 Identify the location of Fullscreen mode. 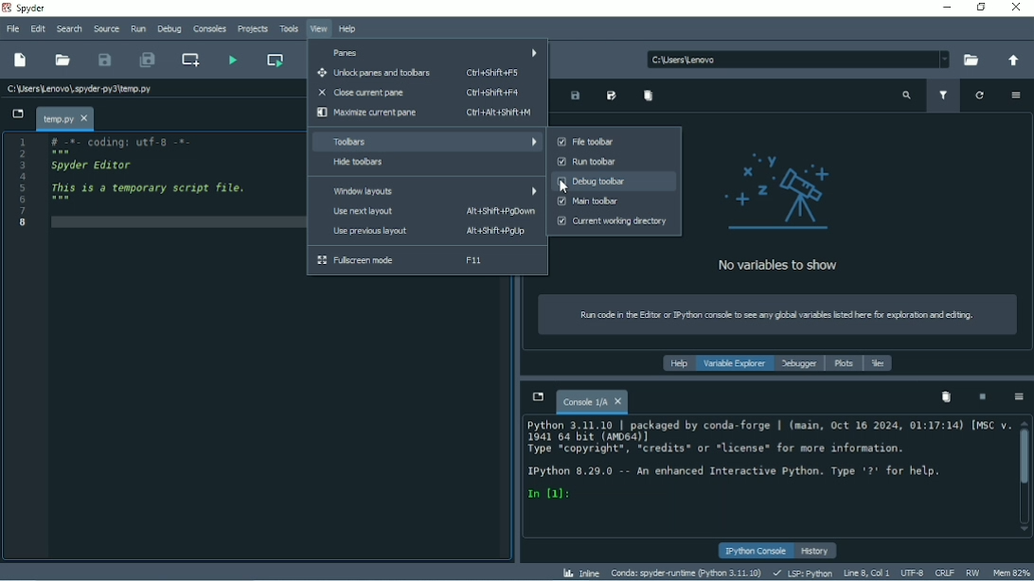
(426, 260).